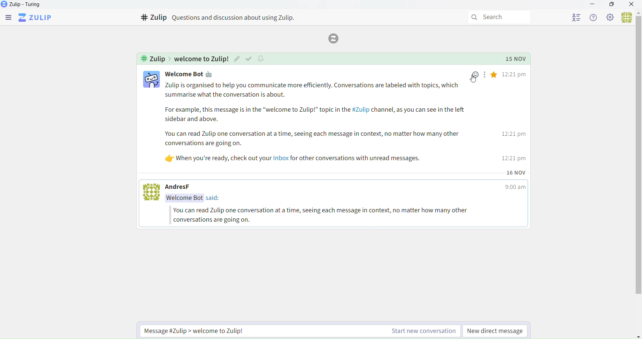  Describe the element at coordinates (496, 331) in the screenshot. I see `New direct message` at that location.